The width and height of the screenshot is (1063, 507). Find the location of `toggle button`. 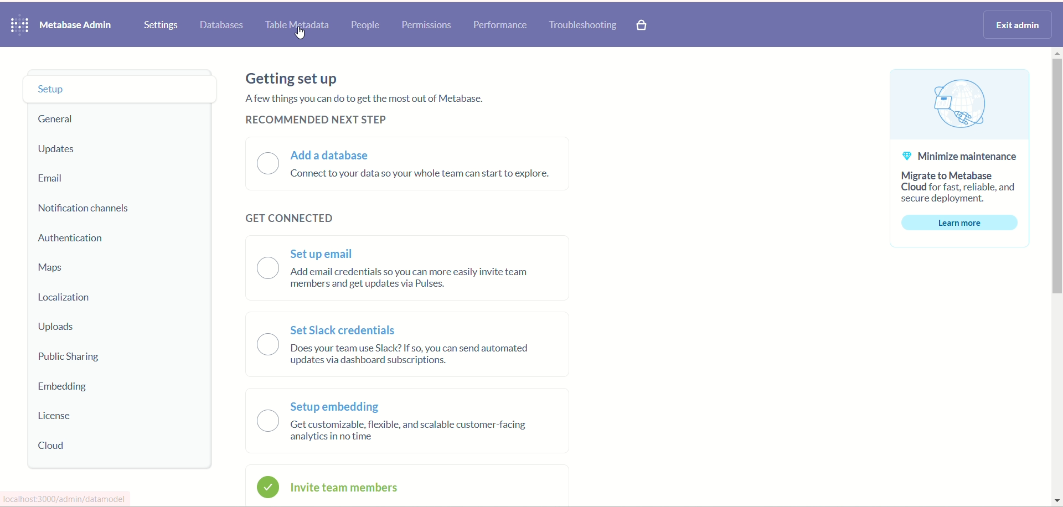

toggle button is located at coordinates (259, 164).